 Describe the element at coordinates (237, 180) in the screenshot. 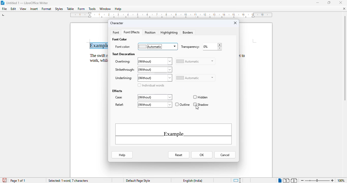

I see `standard selection` at that location.